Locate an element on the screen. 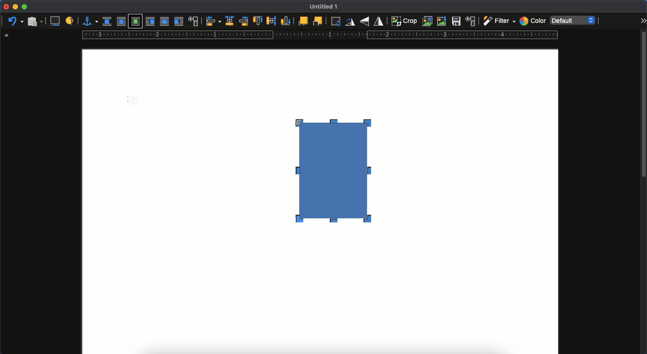 This screenshot has height=354, width=647. maximize is located at coordinates (24, 7).